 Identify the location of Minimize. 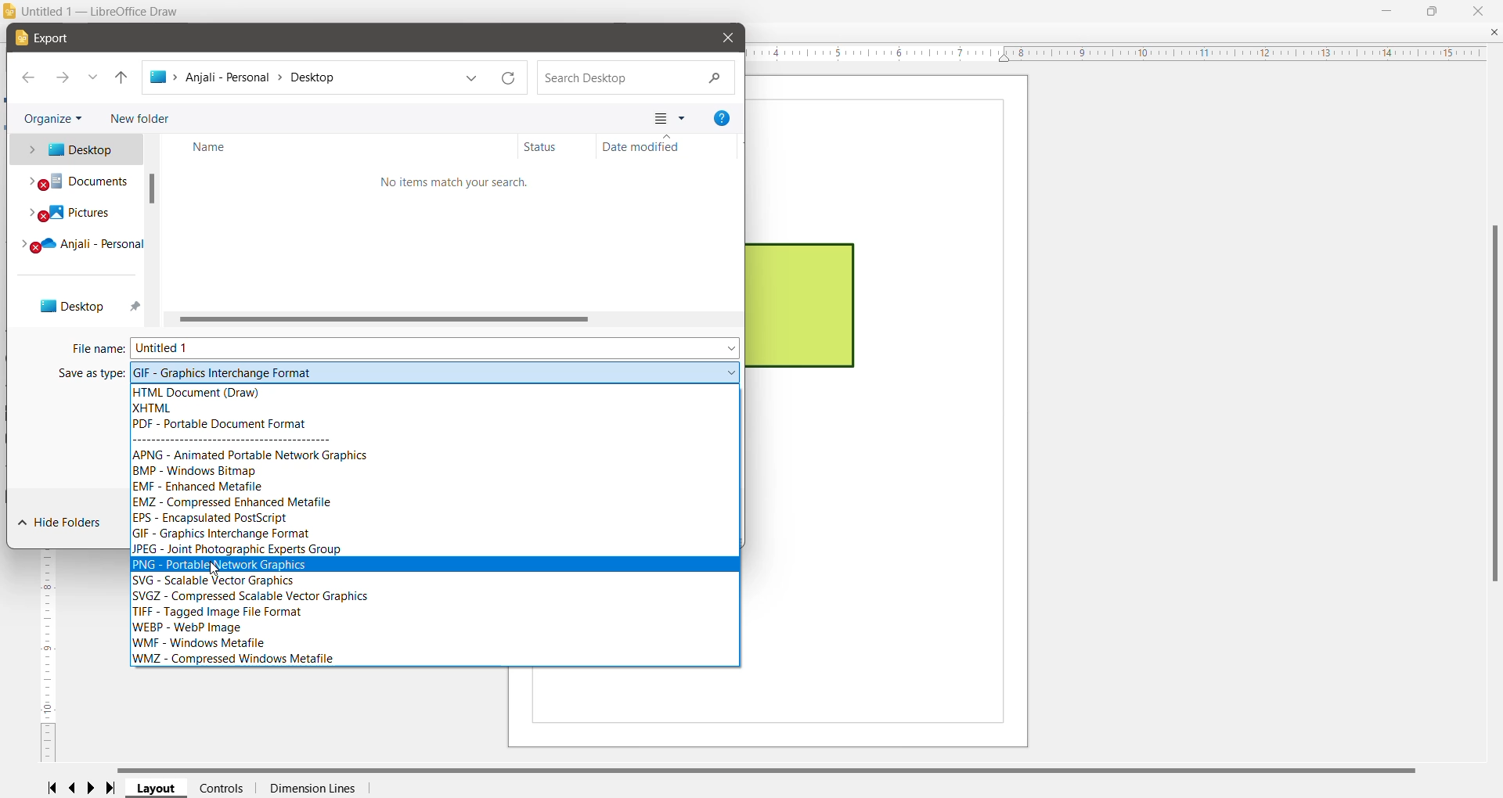
(1386, 9).